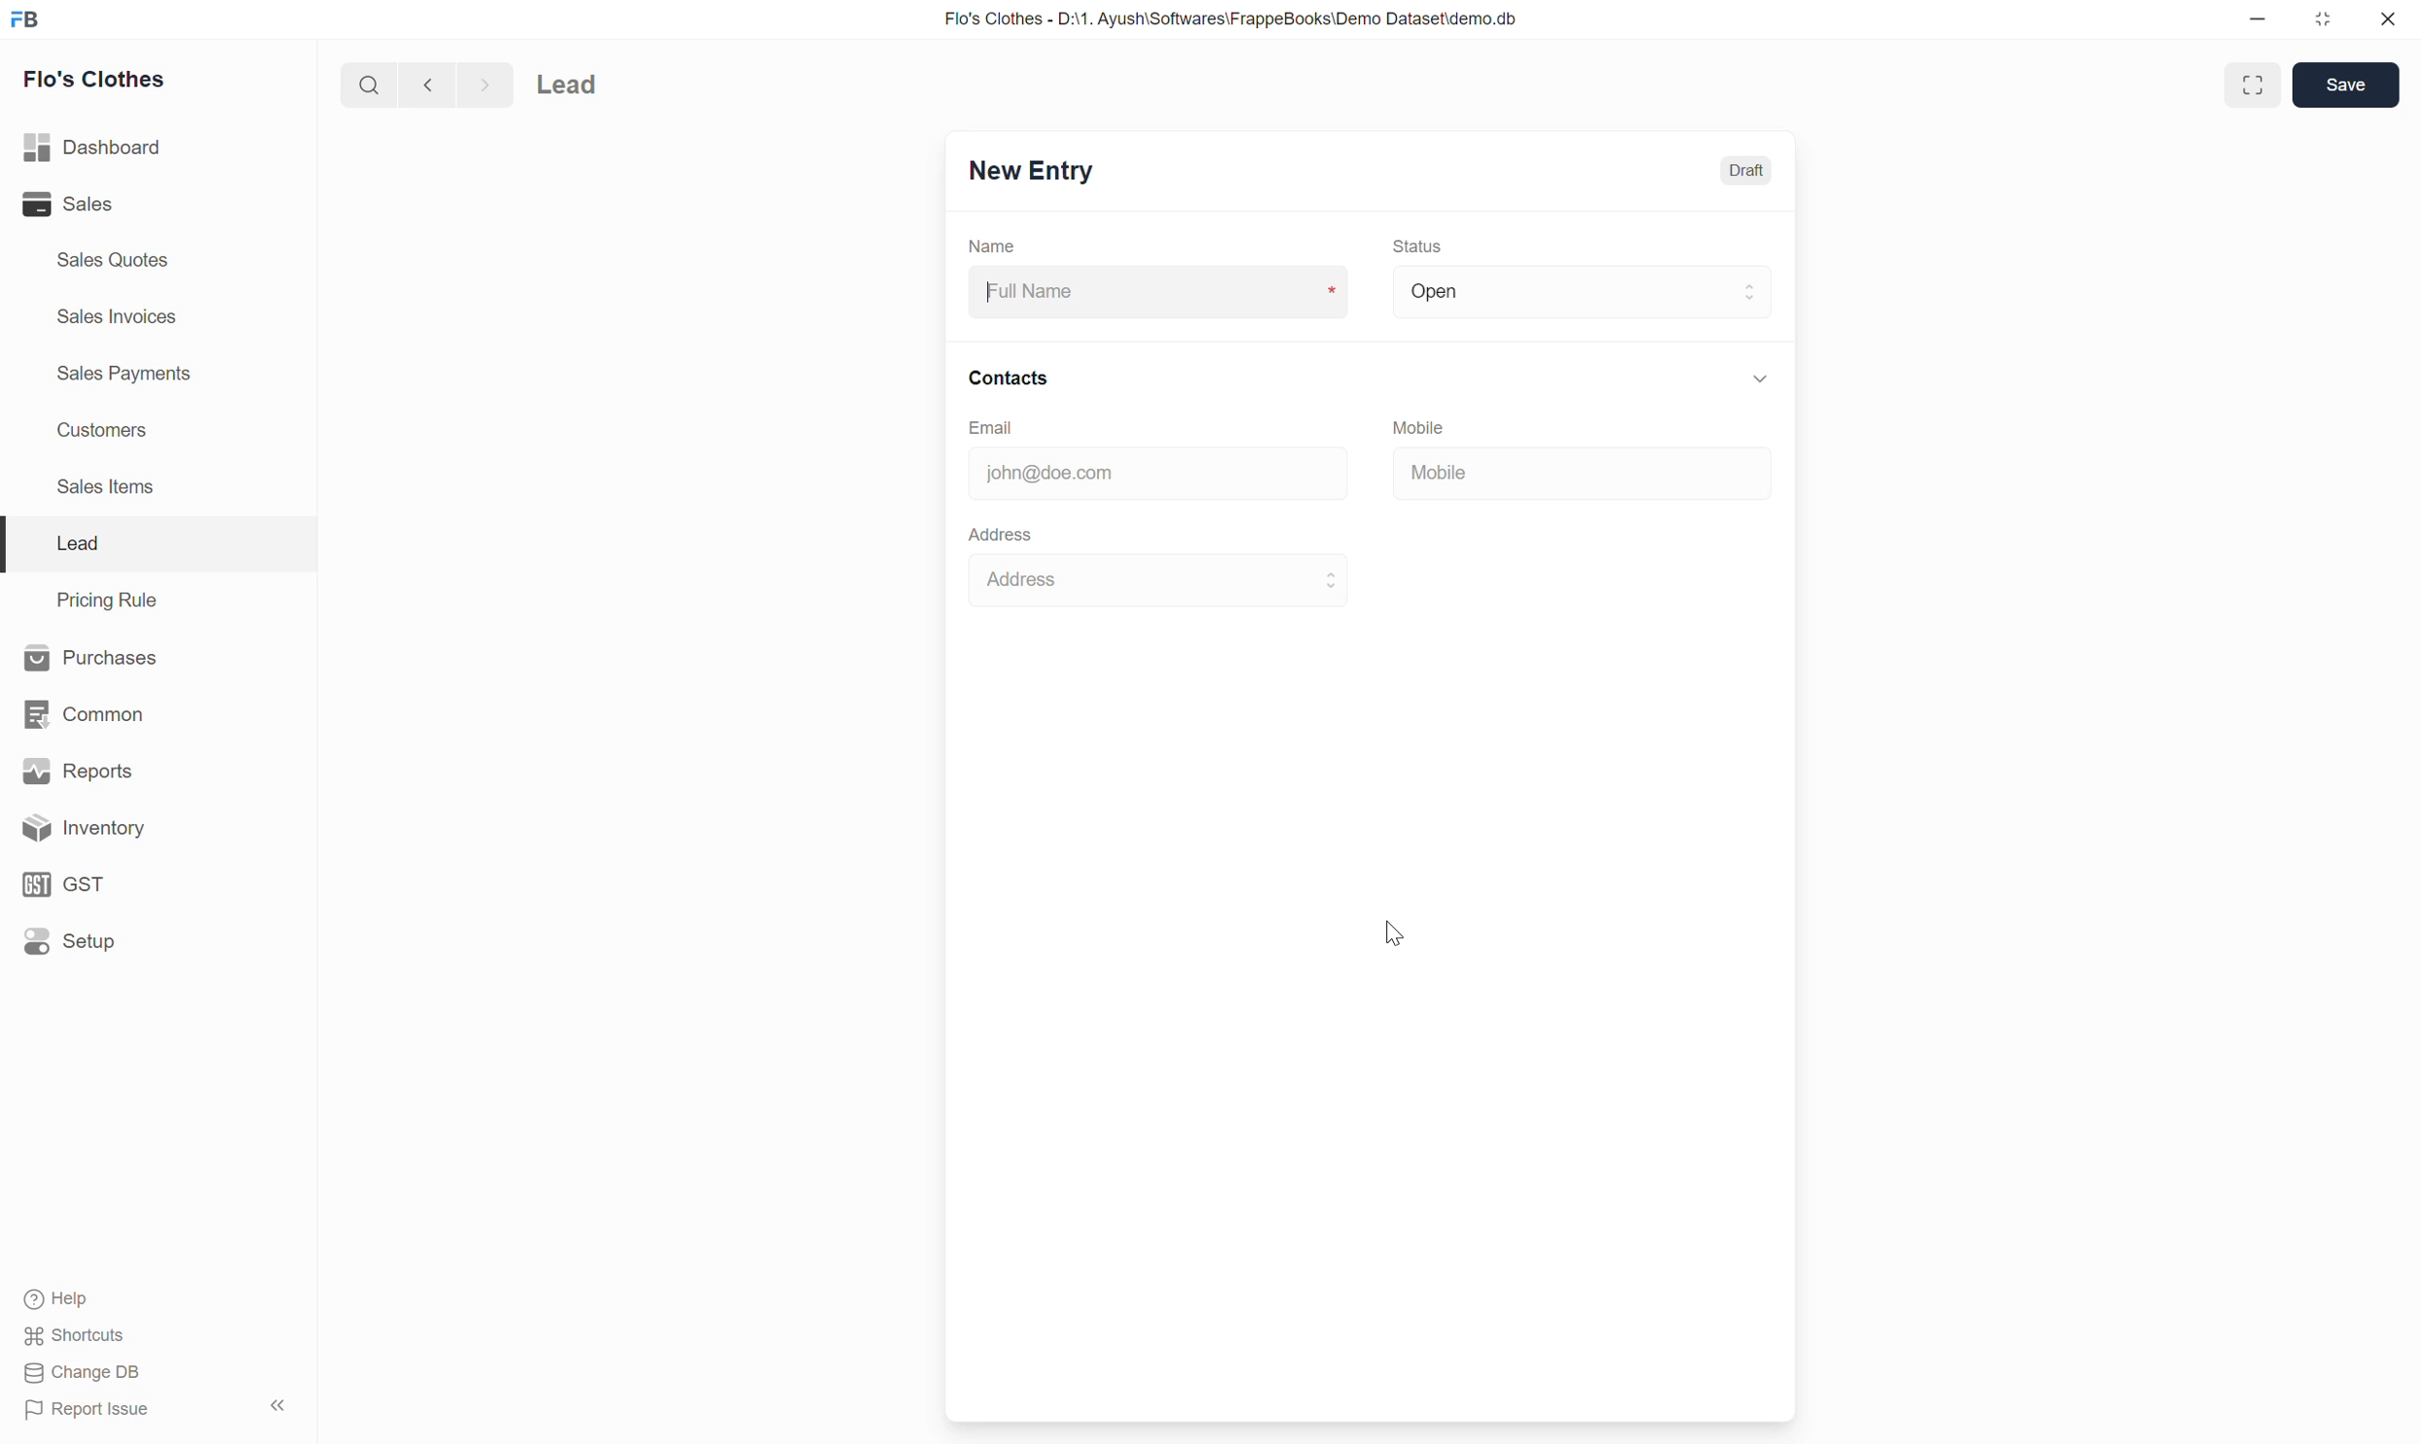  I want to click on FORWARD, so click(489, 84).